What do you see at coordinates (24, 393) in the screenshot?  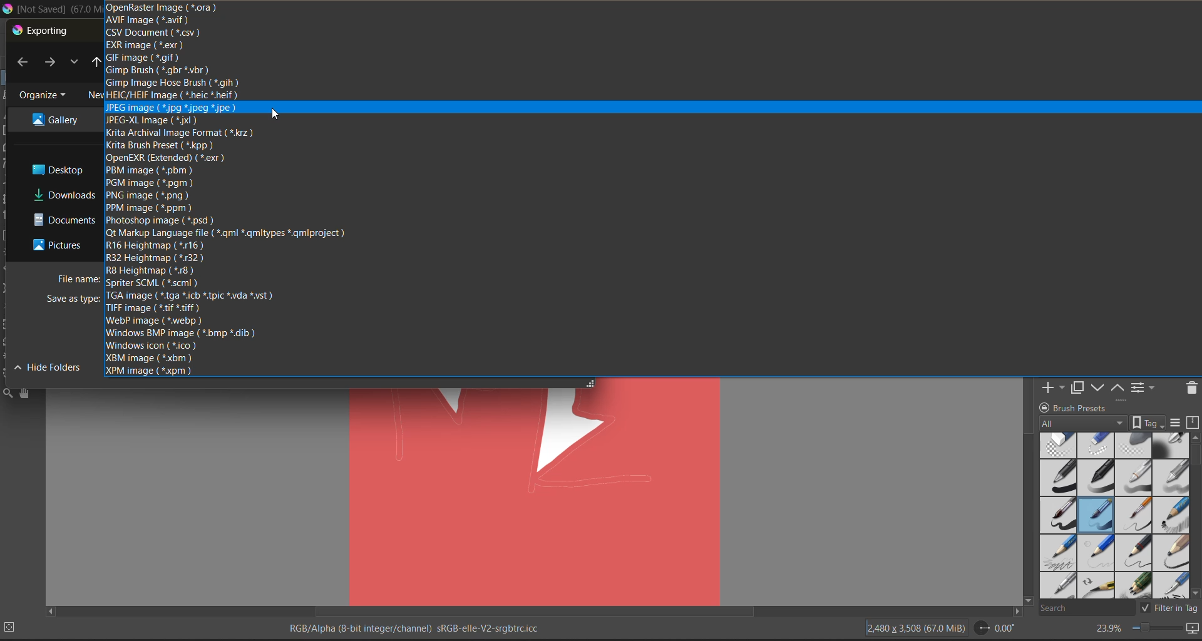 I see `tools` at bounding box center [24, 393].